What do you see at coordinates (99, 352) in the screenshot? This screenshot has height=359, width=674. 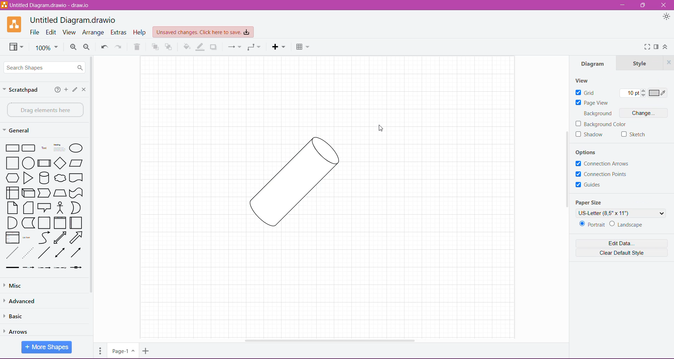 I see `Pages` at bounding box center [99, 352].